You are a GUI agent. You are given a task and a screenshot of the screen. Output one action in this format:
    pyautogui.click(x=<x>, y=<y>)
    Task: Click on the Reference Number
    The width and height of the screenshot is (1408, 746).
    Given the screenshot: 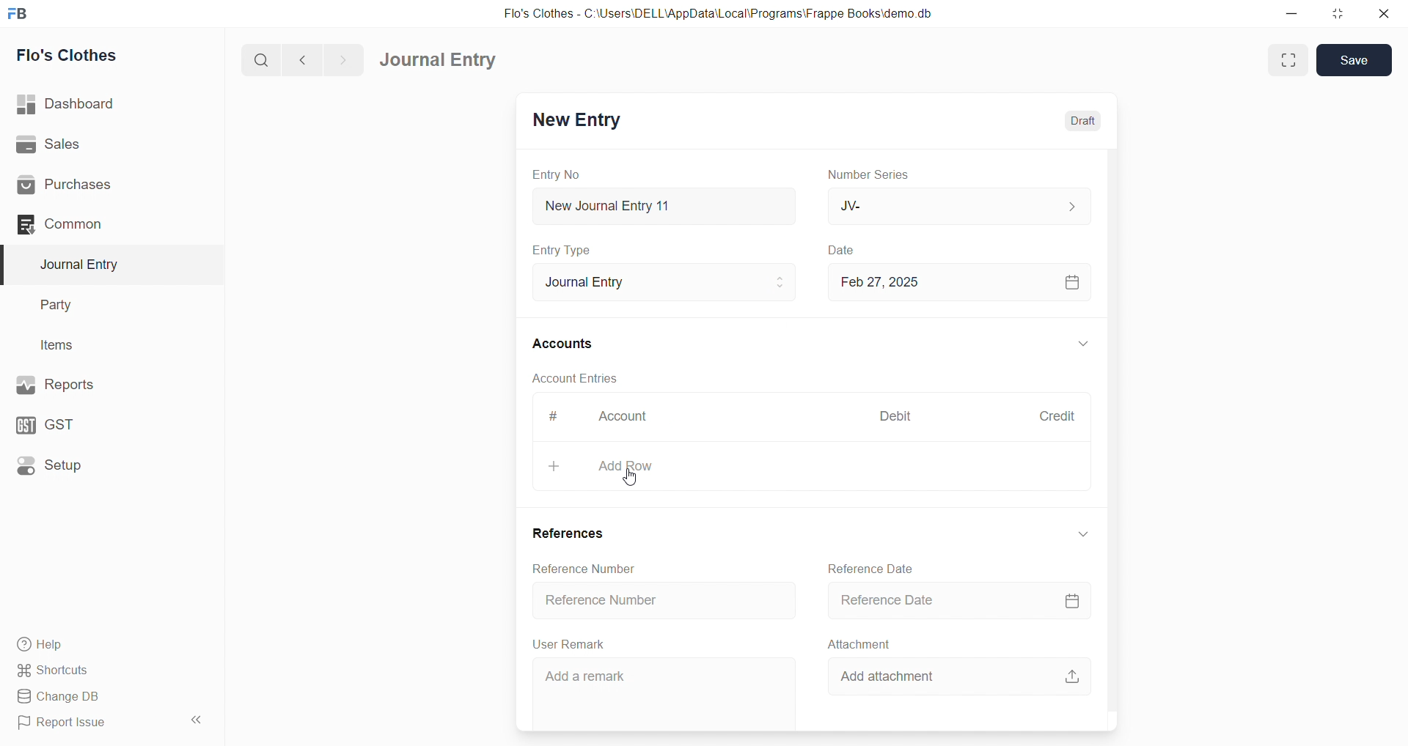 What is the action you would take?
    pyautogui.click(x=585, y=569)
    